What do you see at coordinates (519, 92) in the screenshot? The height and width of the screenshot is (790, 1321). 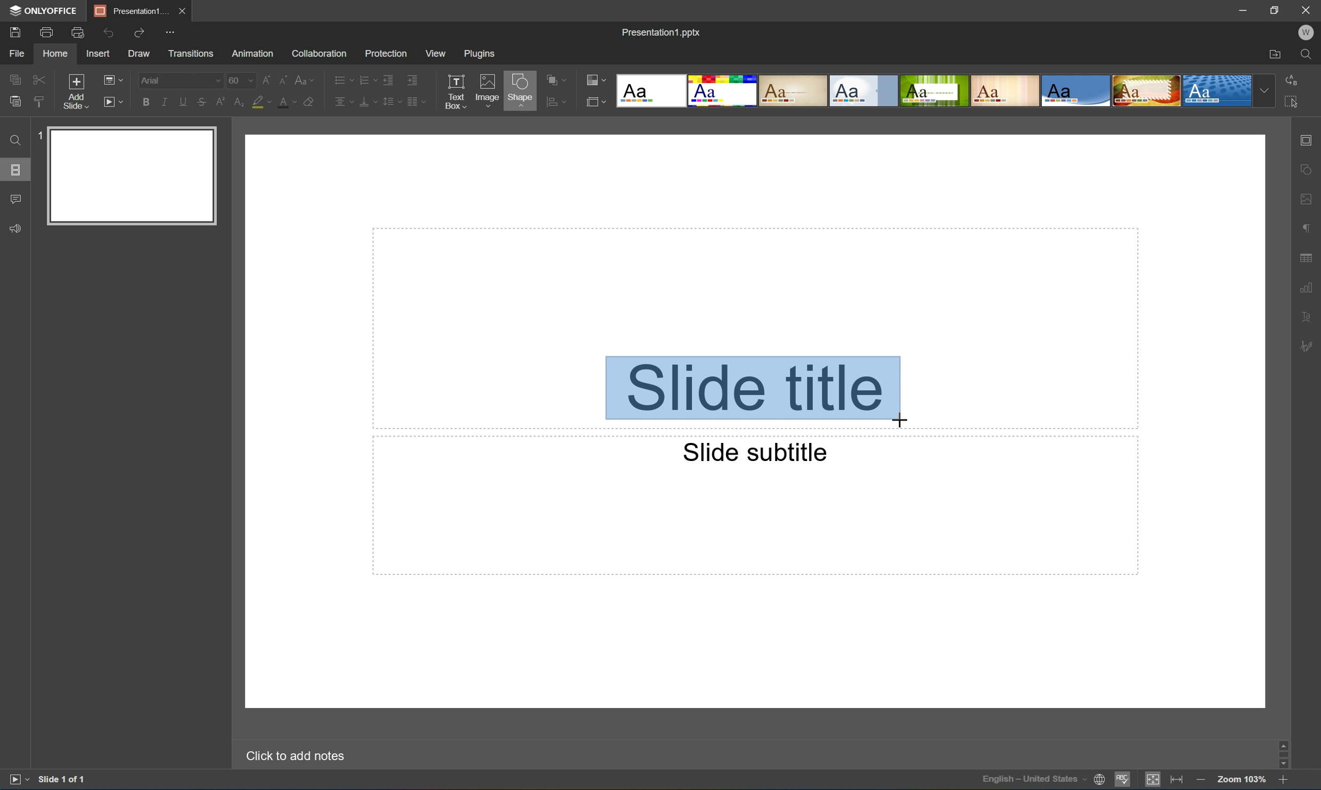 I see `Shape` at bounding box center [519, 92].